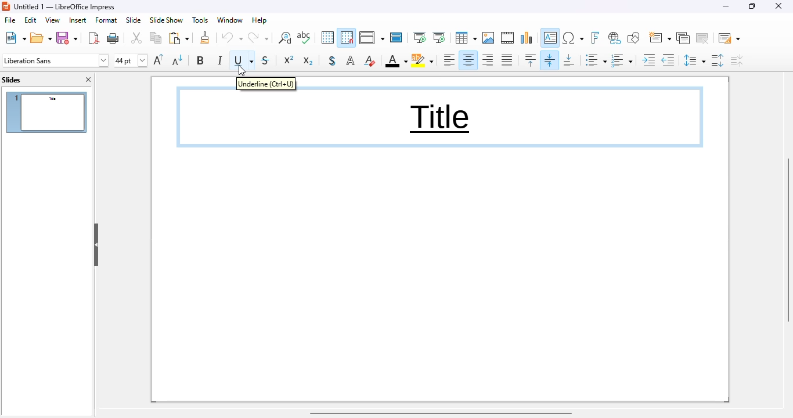  Describe the element at coordinates (449, 60) in the screenshot. I see `align left` at that location.